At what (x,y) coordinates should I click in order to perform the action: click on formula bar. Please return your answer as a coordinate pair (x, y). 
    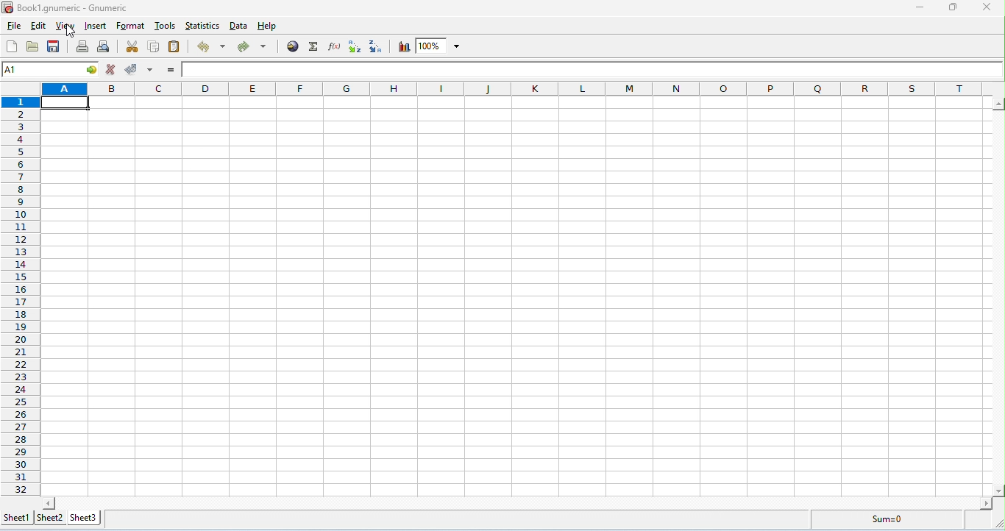
    Looking at the image, I should click on (593, 68).